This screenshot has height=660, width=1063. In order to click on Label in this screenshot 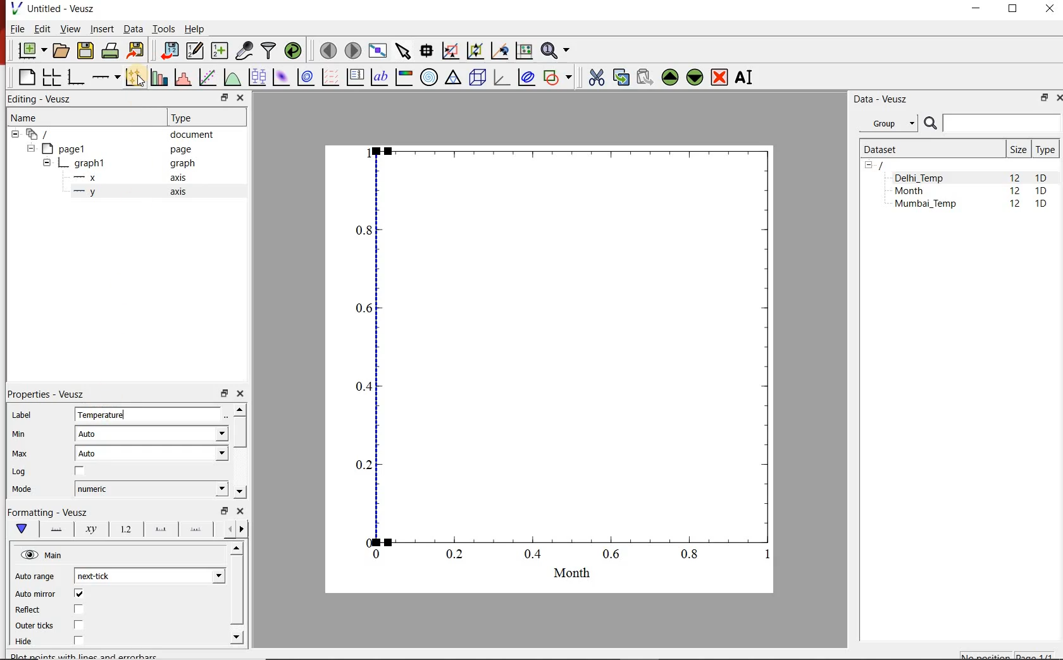, I will do `click(21, 414)`.